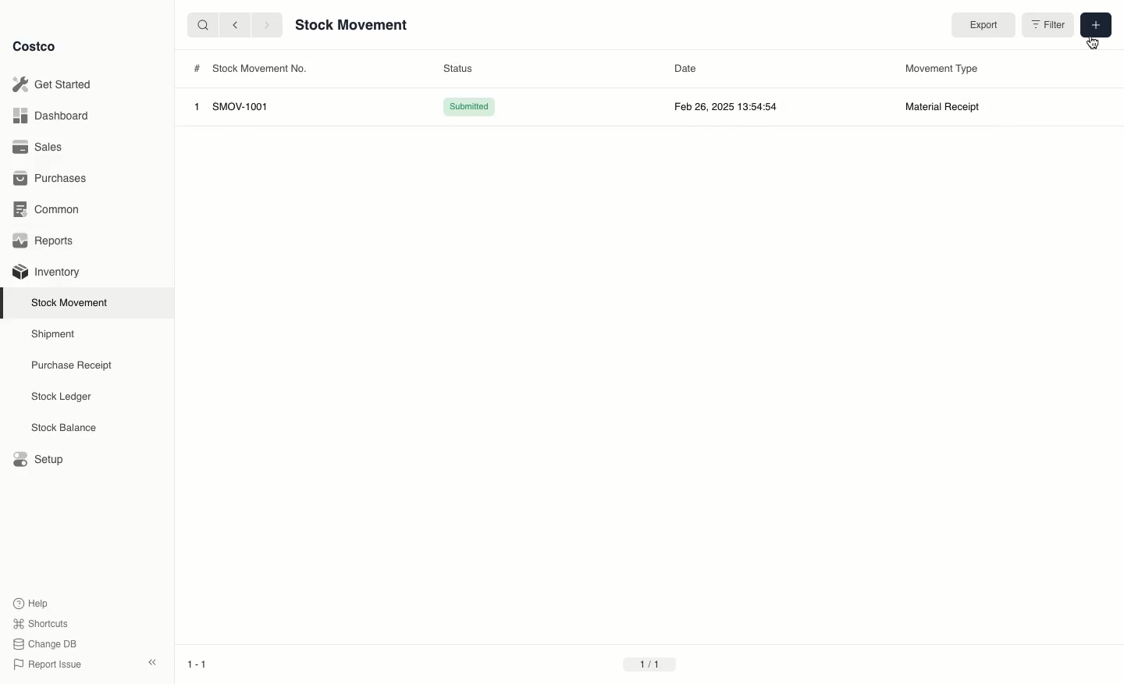  Describe the element at coordinates (1094, 25) in the screenshot. I see `Add` at that location.